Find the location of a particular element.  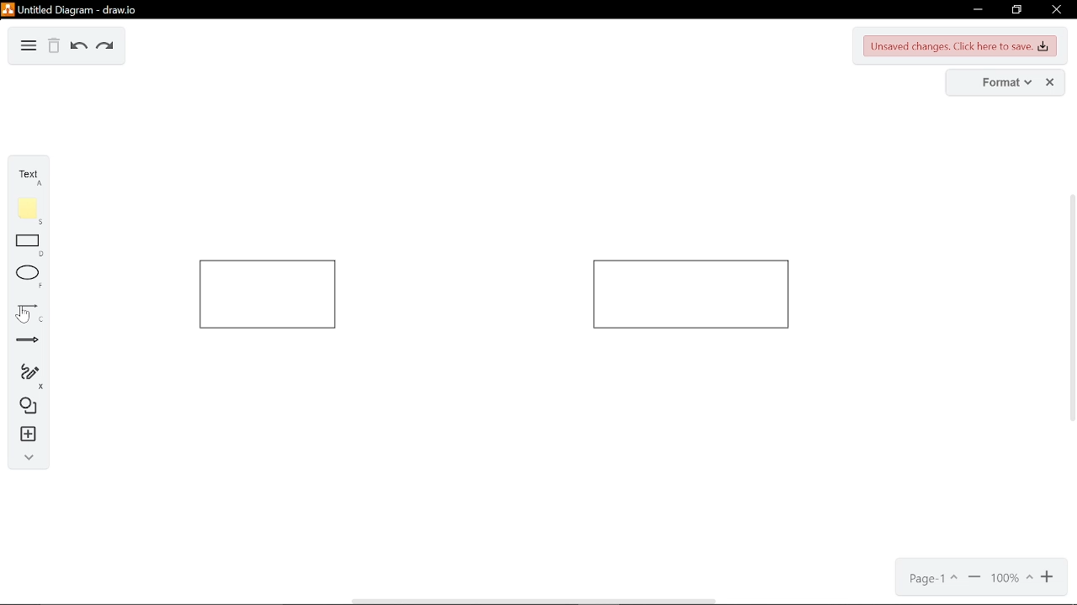

diagram is located at coordinates (29, 46).